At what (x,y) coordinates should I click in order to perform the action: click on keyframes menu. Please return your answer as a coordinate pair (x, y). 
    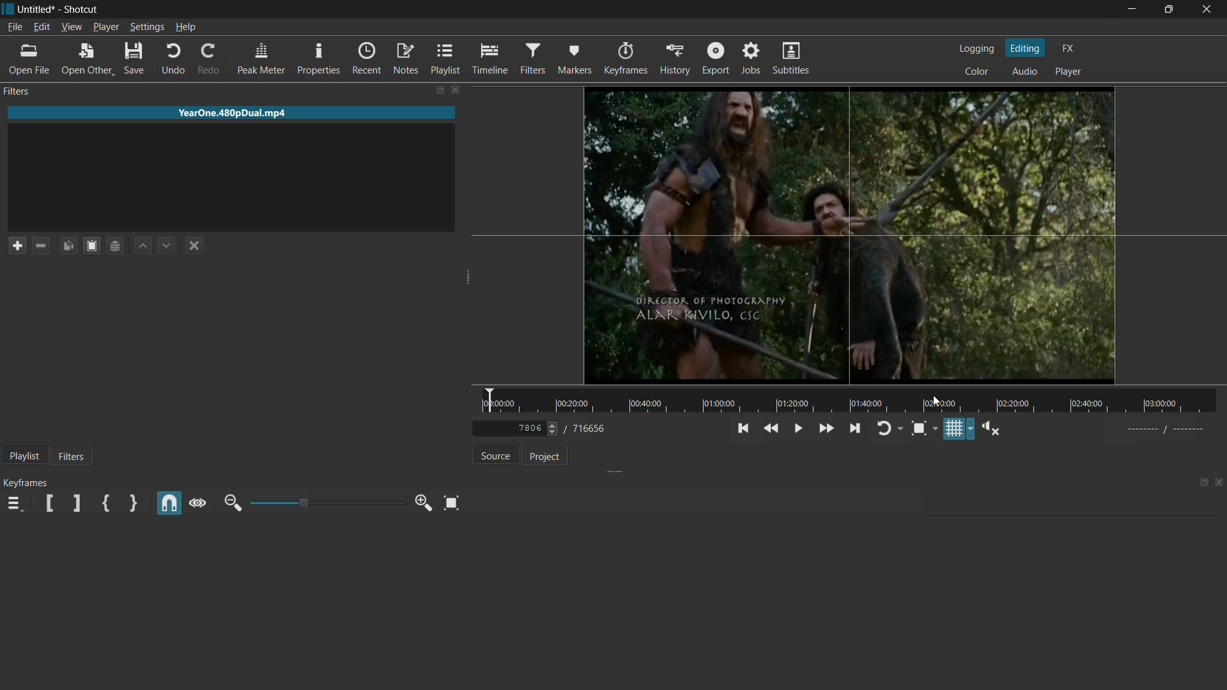
    Looking at the image, I should click on (14, 505).